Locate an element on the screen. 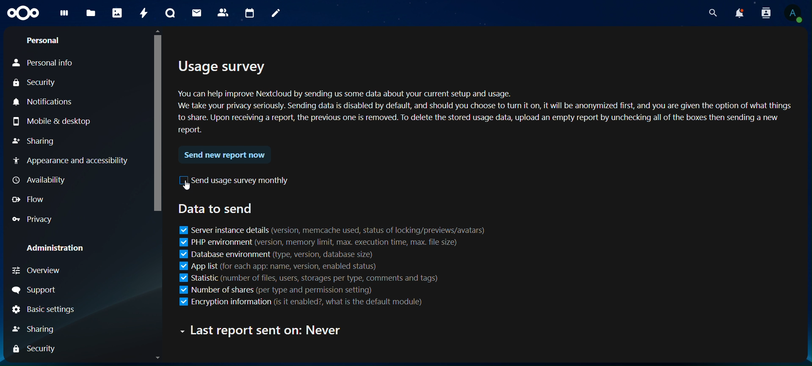 This screenshot has height=366, width=812. Personal is located at coordinates (42, 40).